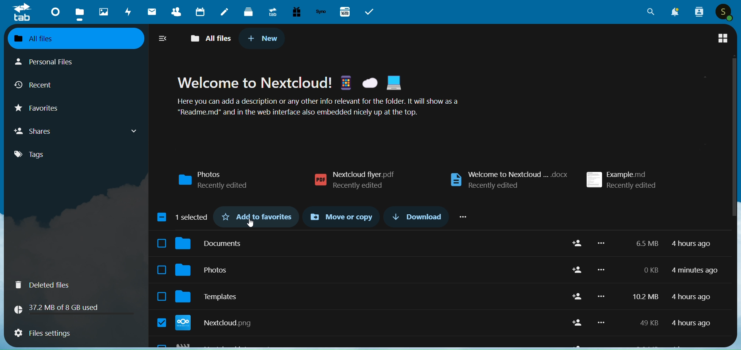  I want to click on Cursor, so click(250, 222).